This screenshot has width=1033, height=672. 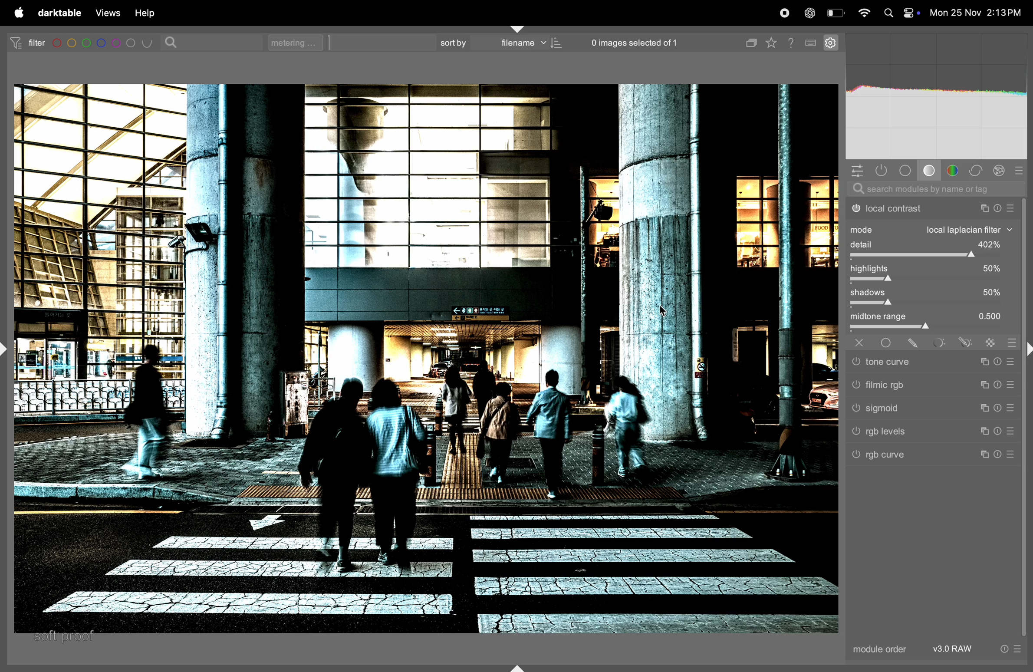 I want to click on darktable, so click(x=59, y=13).